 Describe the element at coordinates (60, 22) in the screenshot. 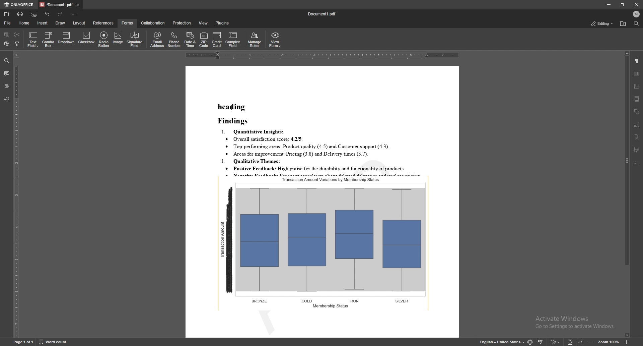

I see `draw` at that location.